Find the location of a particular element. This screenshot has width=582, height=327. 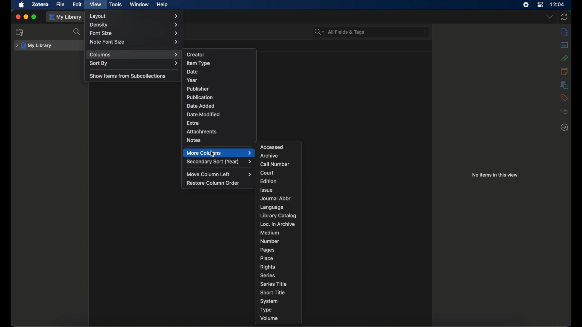

series title is located at coordinates (274, 284).